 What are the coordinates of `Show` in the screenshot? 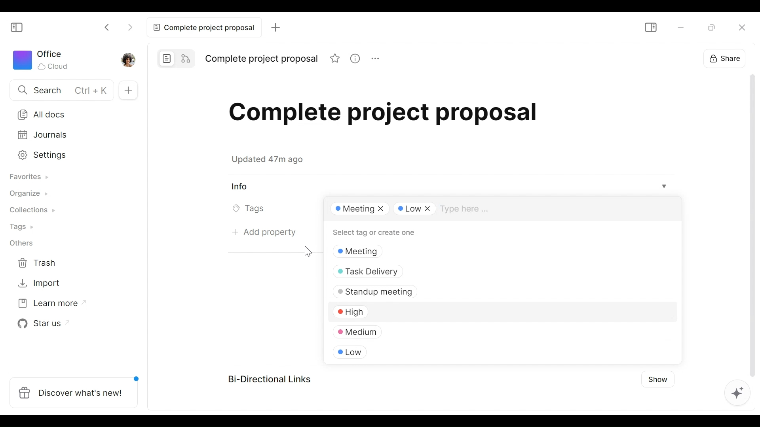 It's located at (657, 382).